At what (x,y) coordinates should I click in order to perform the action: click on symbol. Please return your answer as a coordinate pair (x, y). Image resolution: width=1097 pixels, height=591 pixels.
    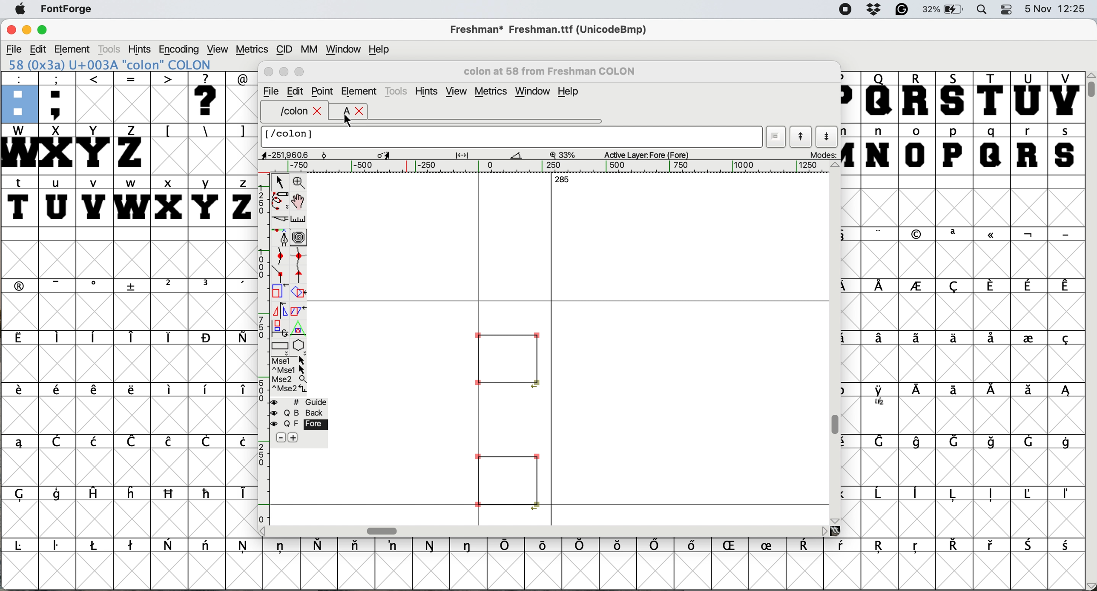
    Looking at the image, I should click on (1028, 235).